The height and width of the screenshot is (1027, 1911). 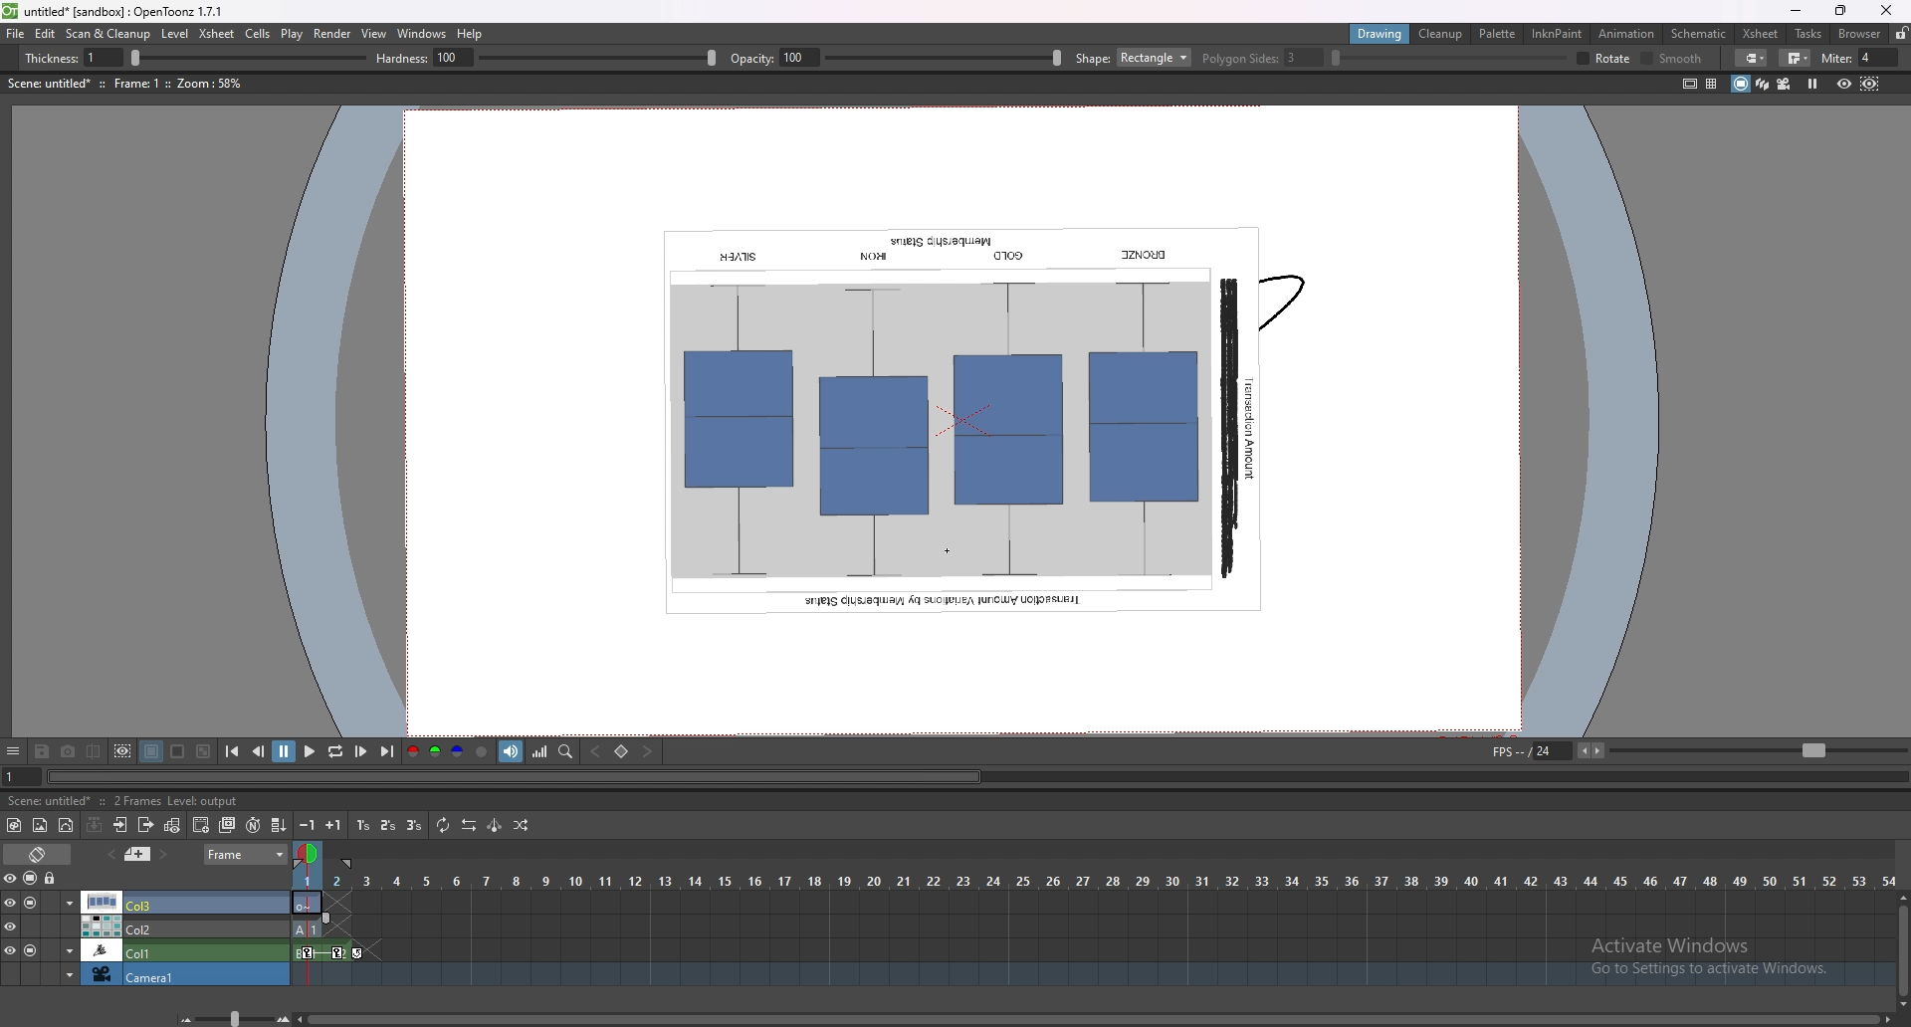 What do you see at coordinates (1368, 59) in the screenshot?
I see `selective` at bounding box center [1368, 59].